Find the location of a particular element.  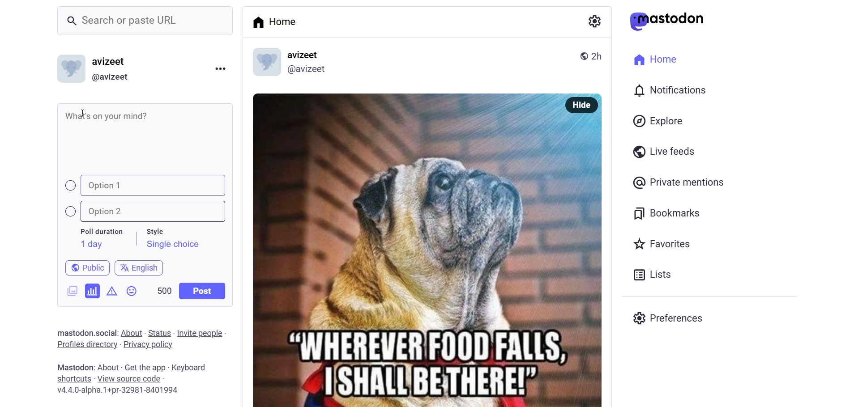

id is located at coordinates (68, 71).